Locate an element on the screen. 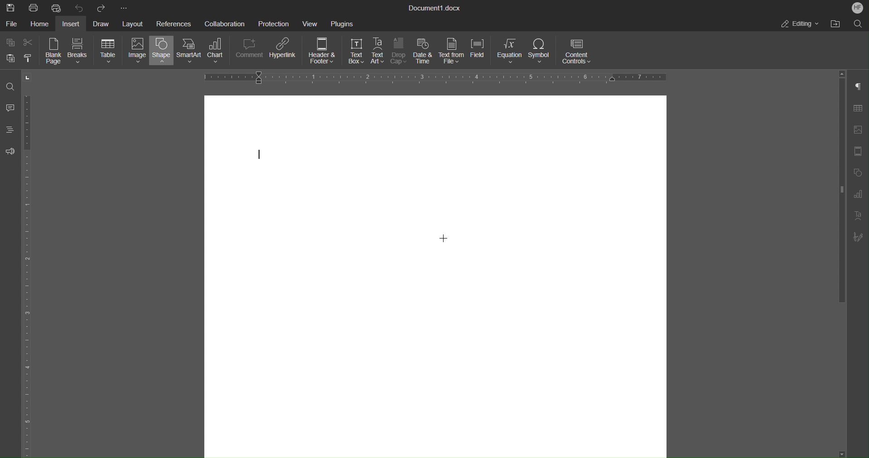 Image resolution: width=869 pixels, height=458 pixels. View is located at coordinates (312, 23).